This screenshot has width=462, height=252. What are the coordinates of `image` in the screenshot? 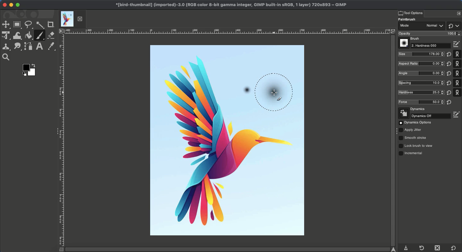 It's located at (201, 78).